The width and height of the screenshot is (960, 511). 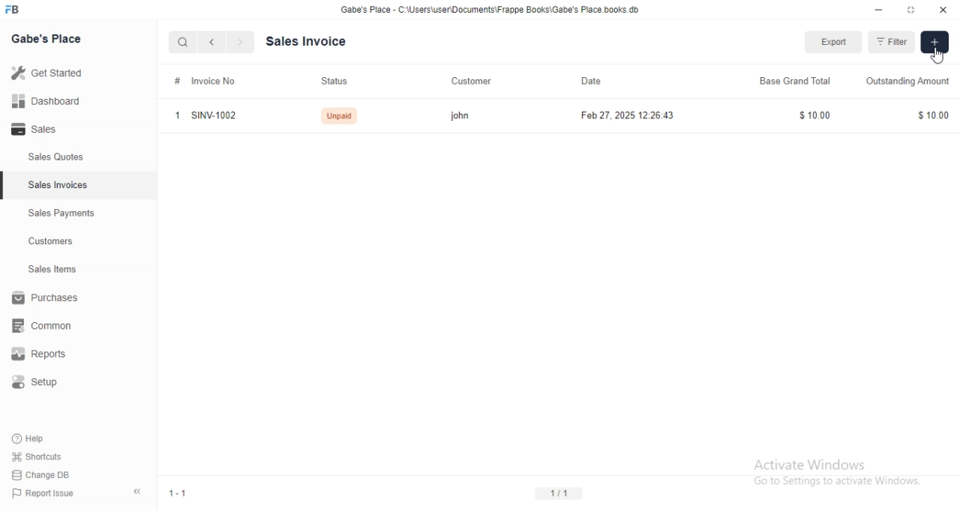 I want to click on 1/1, so click(x=564, y=492).